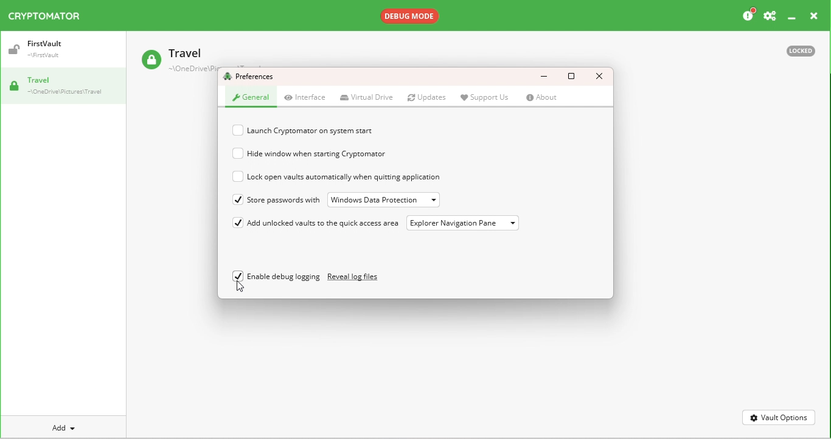 The image size is (831, 439). Describe the element at coordinates (239, 131) in the screenshot. I see `Checkbox` at that location.